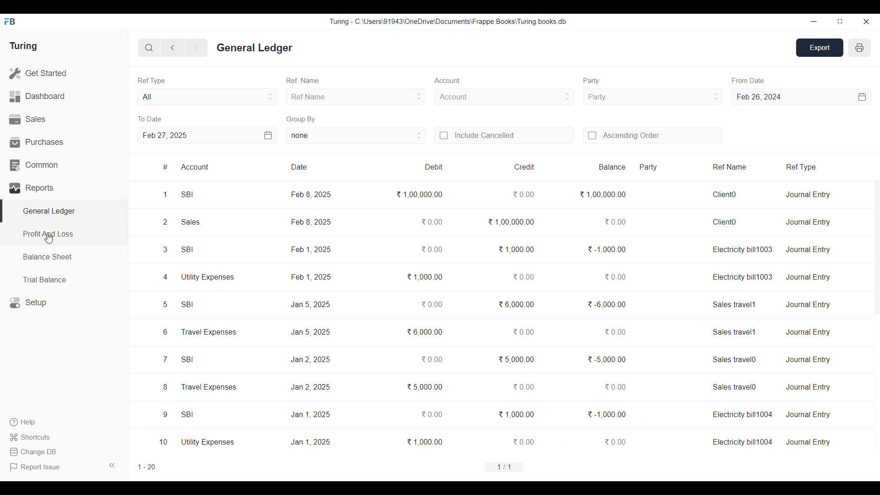 This screenshot has width=880, height=495. What do you see at coordinates (215, 167) in the screenshot?
I see `# Account` at bounding box center [215, 167].